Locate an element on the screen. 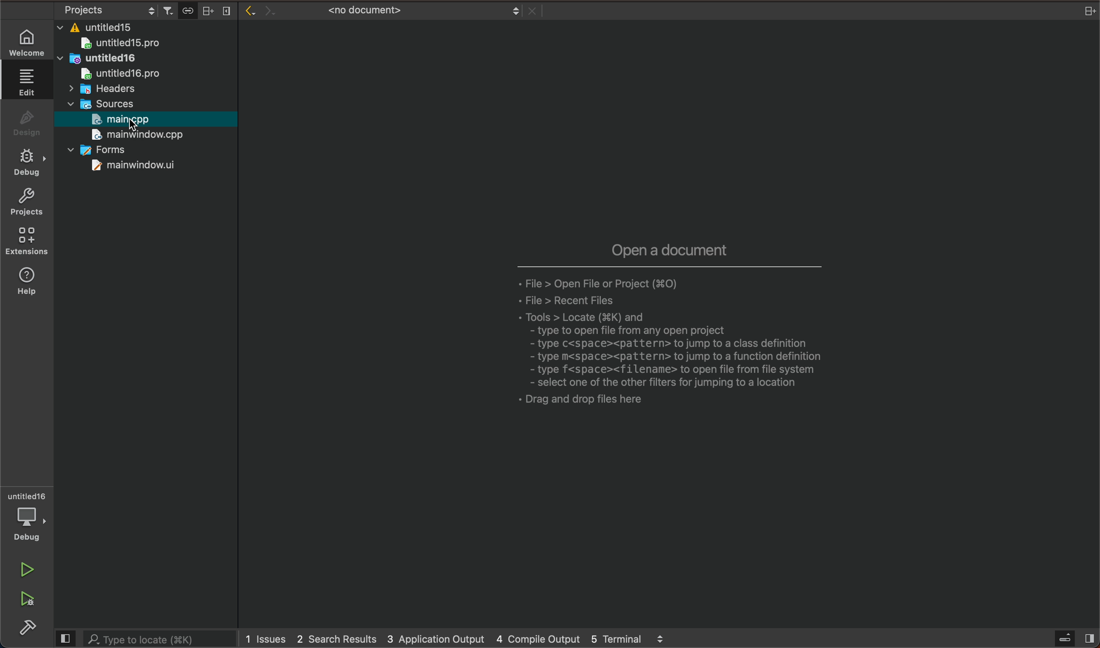  mainwindow.cpp is located at coordinates (134, 135).